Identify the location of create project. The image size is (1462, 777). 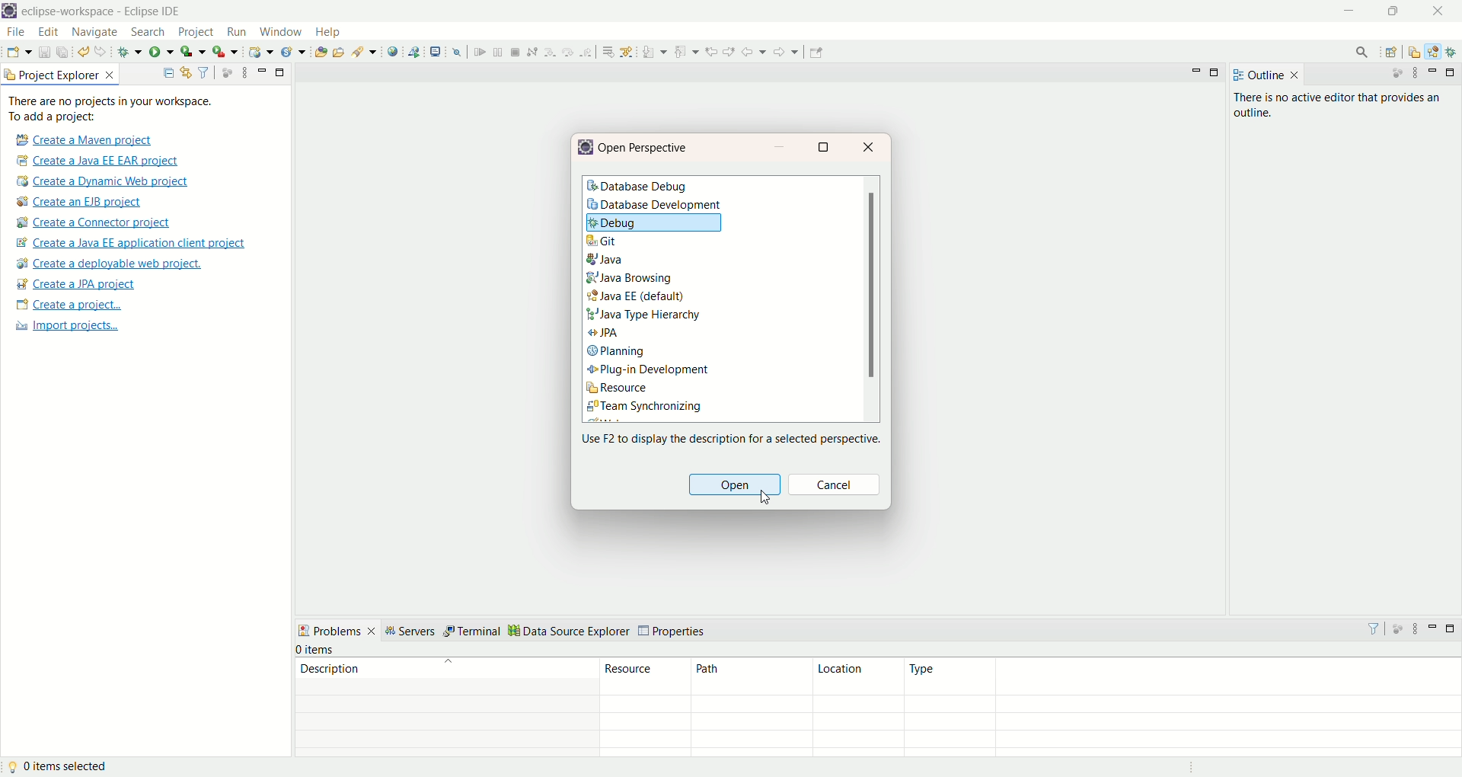
(65, 305).